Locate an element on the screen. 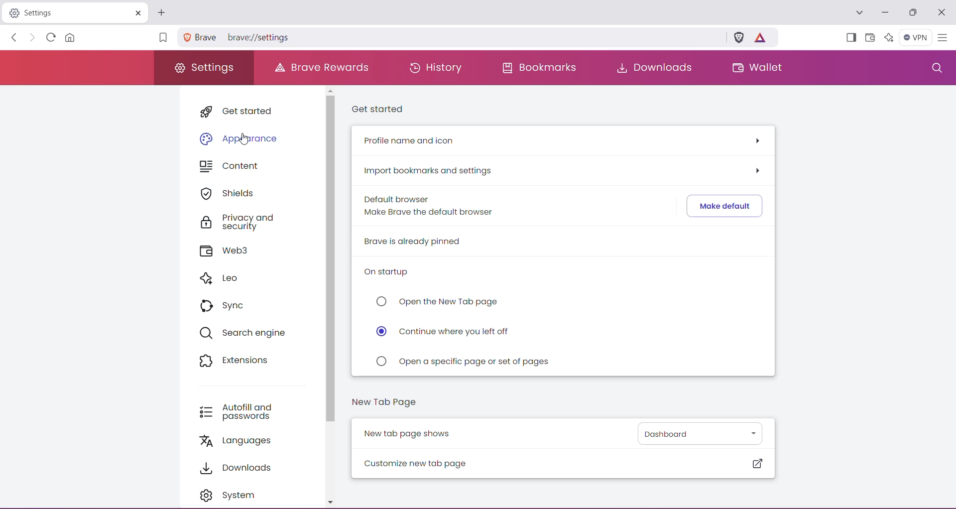 Image resolution: width=956 pixels, height=509 pixels. Privacy and security is located at coordinates (242, 223).